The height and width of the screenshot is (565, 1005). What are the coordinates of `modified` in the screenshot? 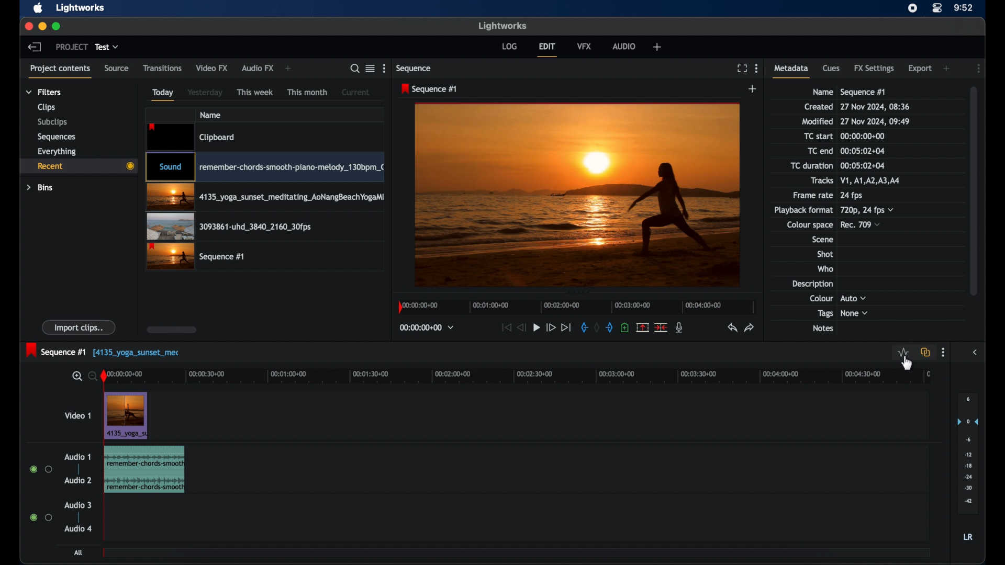 It's located at (817, 121).